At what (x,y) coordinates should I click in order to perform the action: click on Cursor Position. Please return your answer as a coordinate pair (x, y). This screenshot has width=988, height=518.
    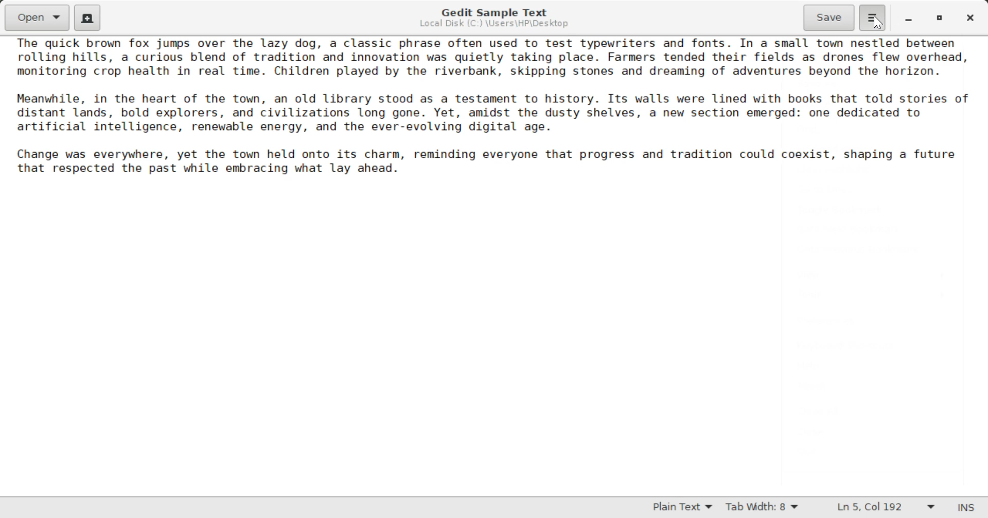
    Looking at the image, I should click on (876, 22).